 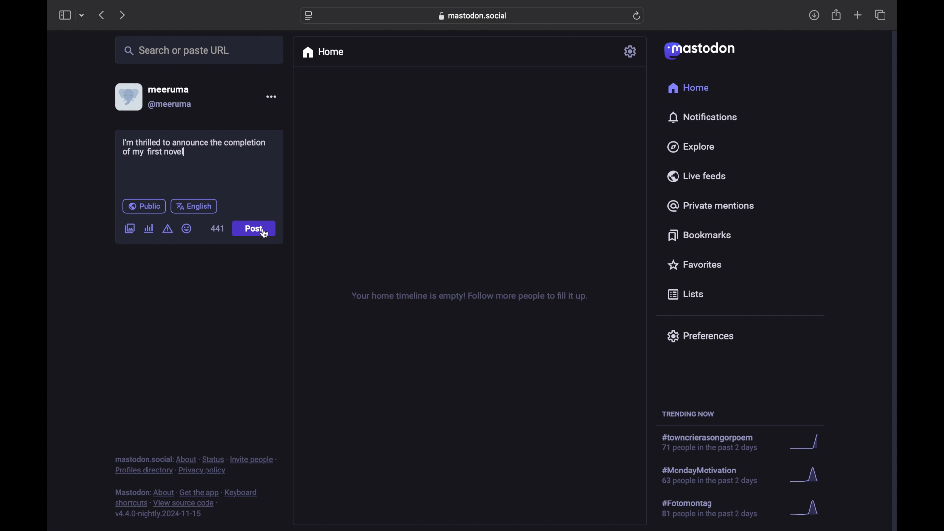 I want to click on more options, so click(x=271, y=96).